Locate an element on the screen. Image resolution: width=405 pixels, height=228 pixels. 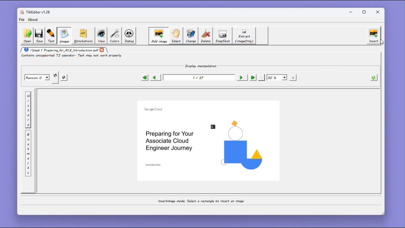
Save a copy is located at coordinates (55, 78).